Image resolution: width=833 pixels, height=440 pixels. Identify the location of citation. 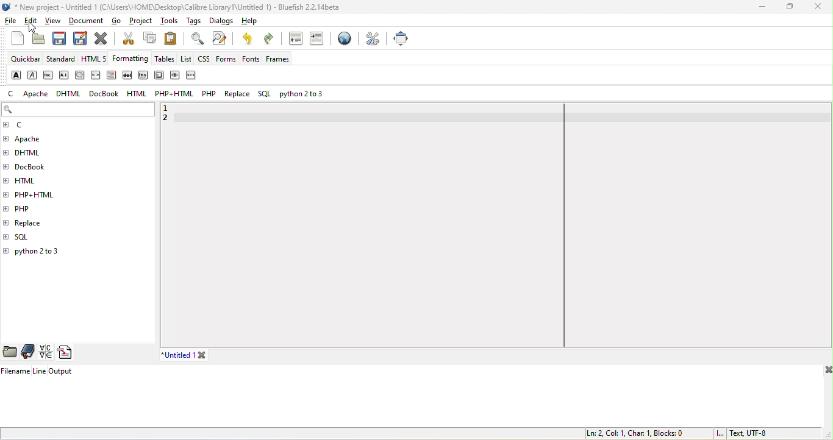
(80, 76).